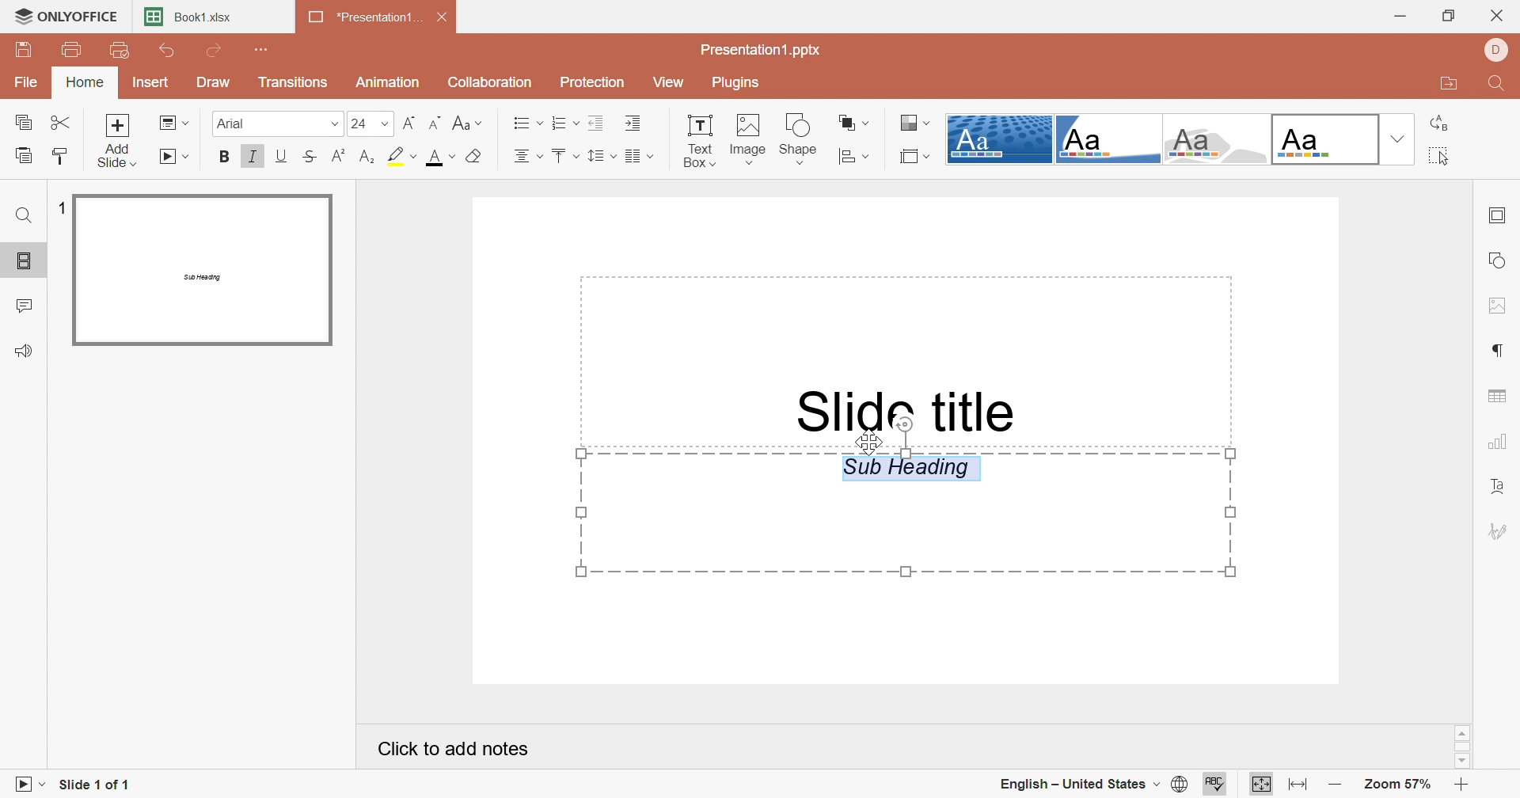 This screenshot has width=1520, height=798. Describe the element at coordinates (475, 155) in the screenshot. I see `Clear` at that location.